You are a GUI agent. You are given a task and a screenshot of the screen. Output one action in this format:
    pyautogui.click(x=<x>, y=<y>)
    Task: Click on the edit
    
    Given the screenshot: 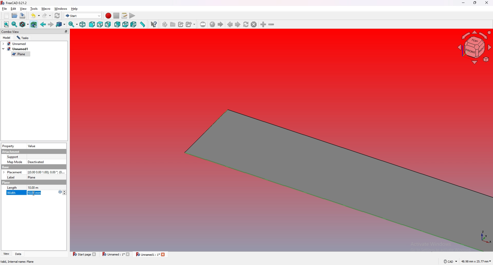 What is the action you would take?
    pyautogui.click(x=13, y=8)
    